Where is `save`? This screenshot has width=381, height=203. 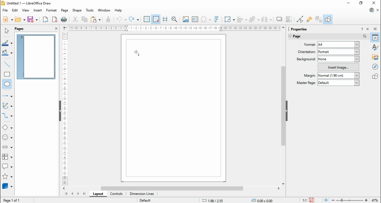
save is located at coordinates (32, 19).